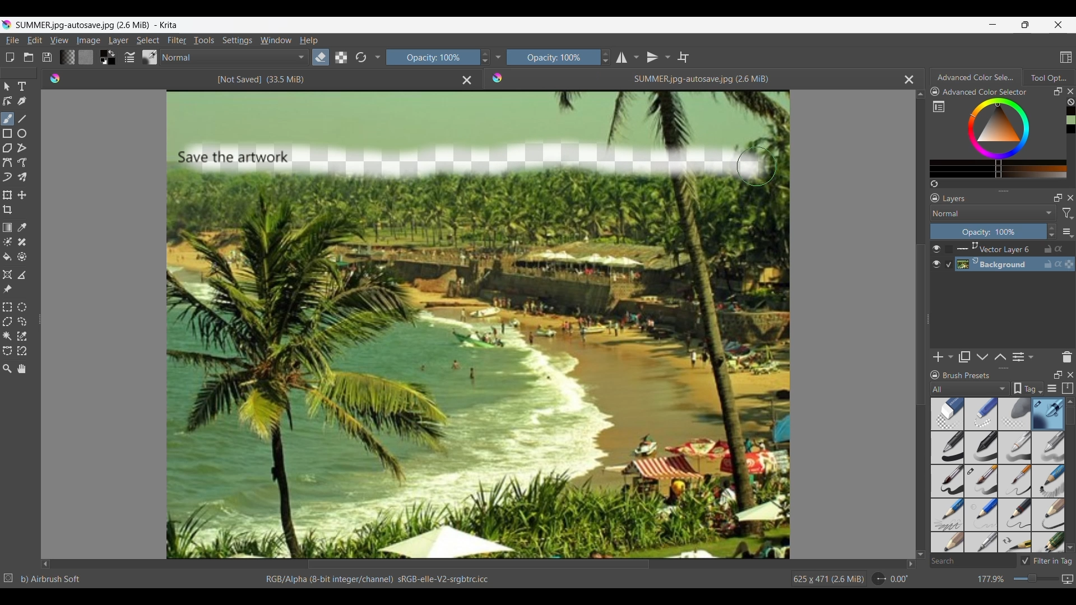 The width and height of the screenshot is (1076, 605). I want to click on Polyline tool, so click(22, 148).